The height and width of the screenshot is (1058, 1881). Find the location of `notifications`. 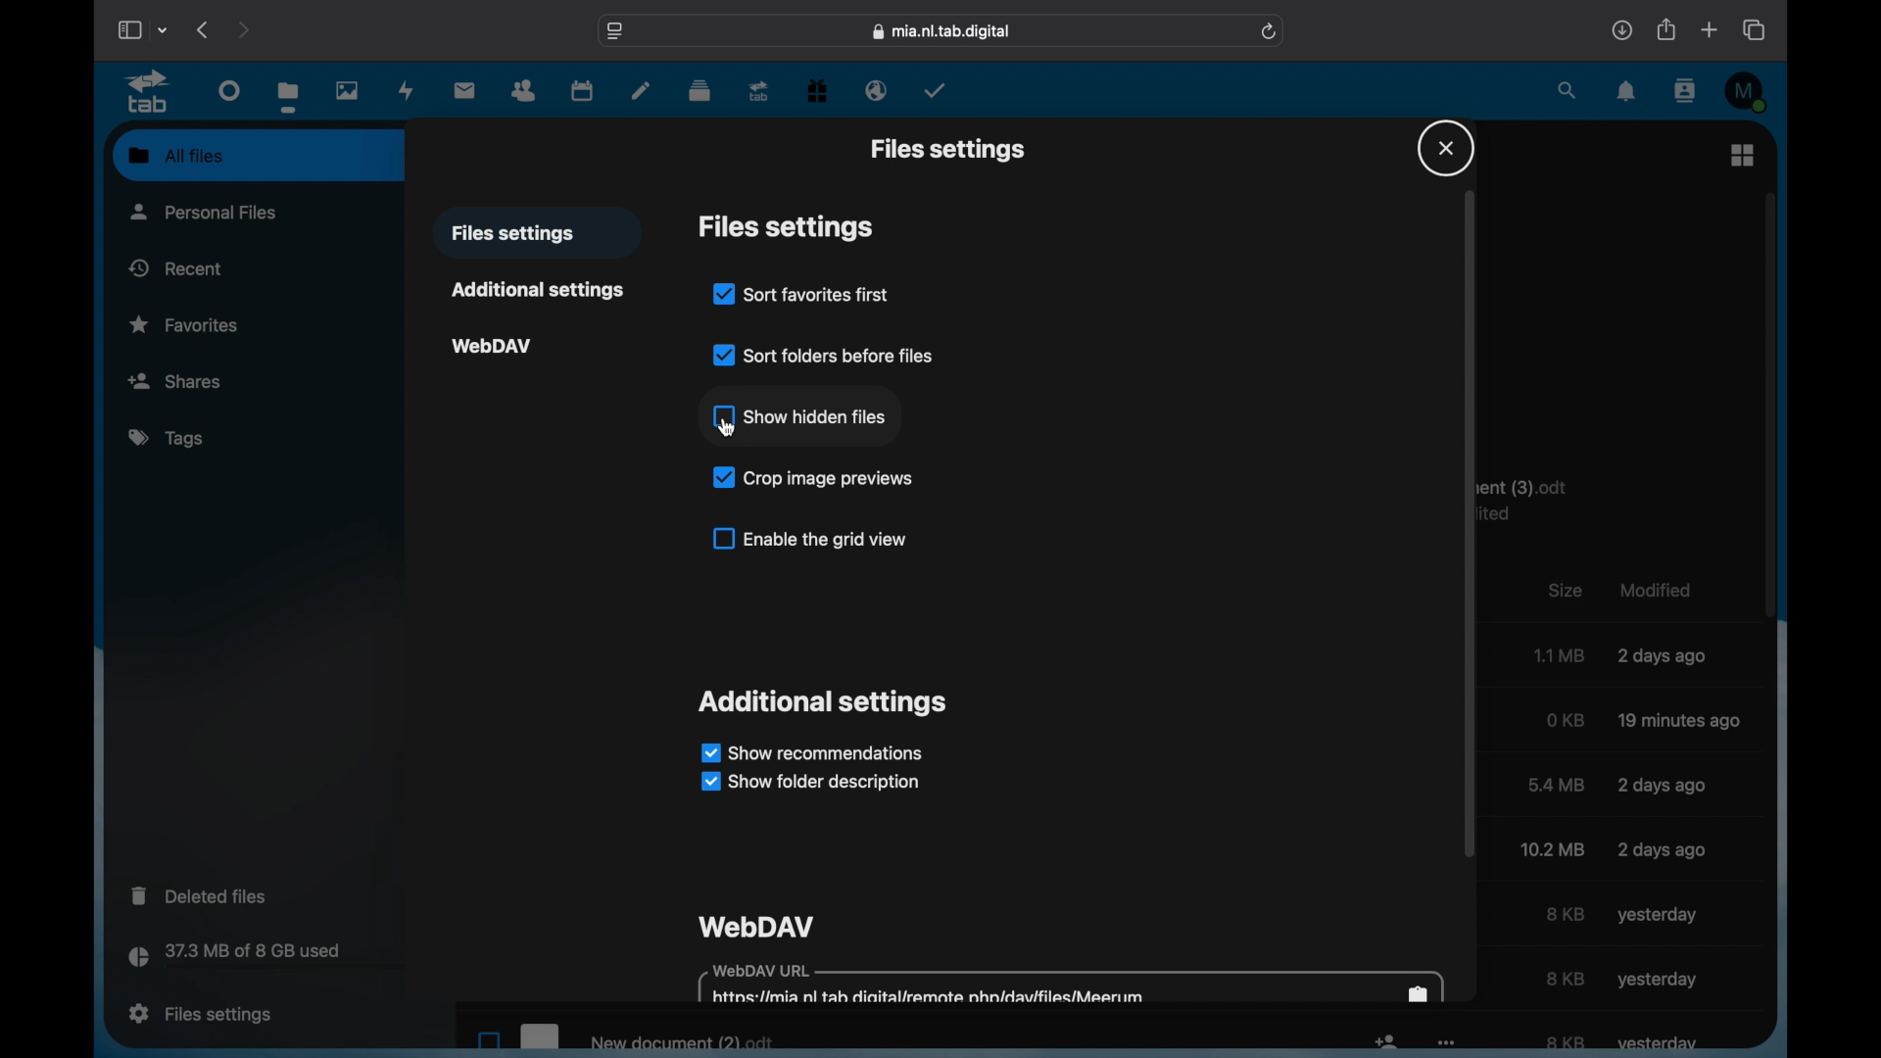

notifications is located at coordinates (1626, 92).